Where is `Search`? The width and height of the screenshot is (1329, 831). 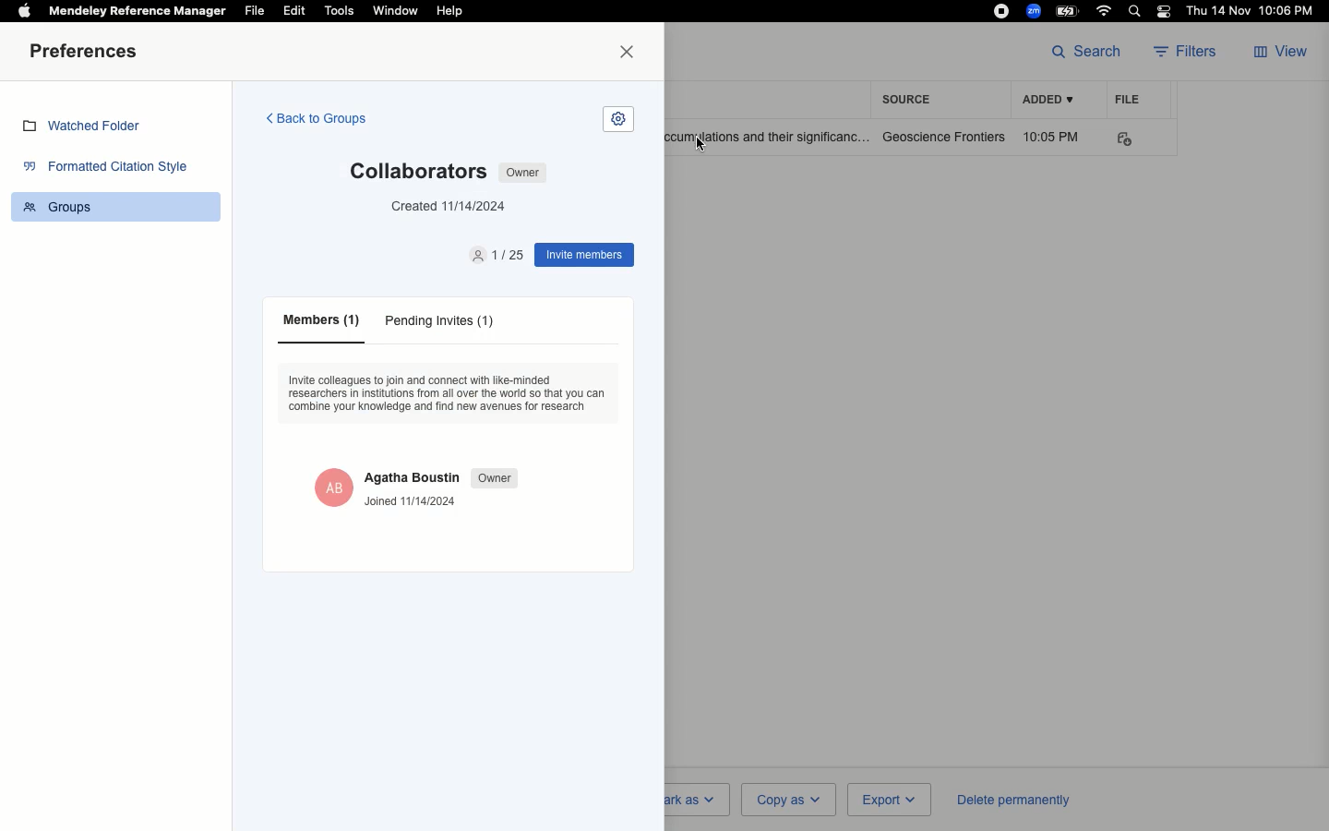 Search is located at coordinates (1086, 50).